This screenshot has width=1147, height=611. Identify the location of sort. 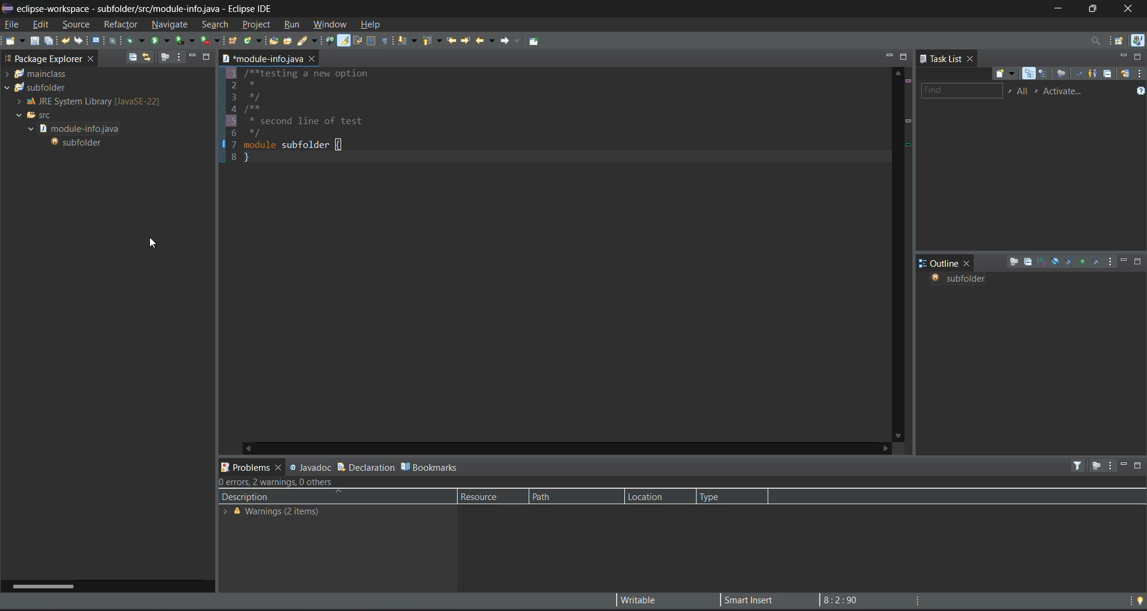
(1042, 261).